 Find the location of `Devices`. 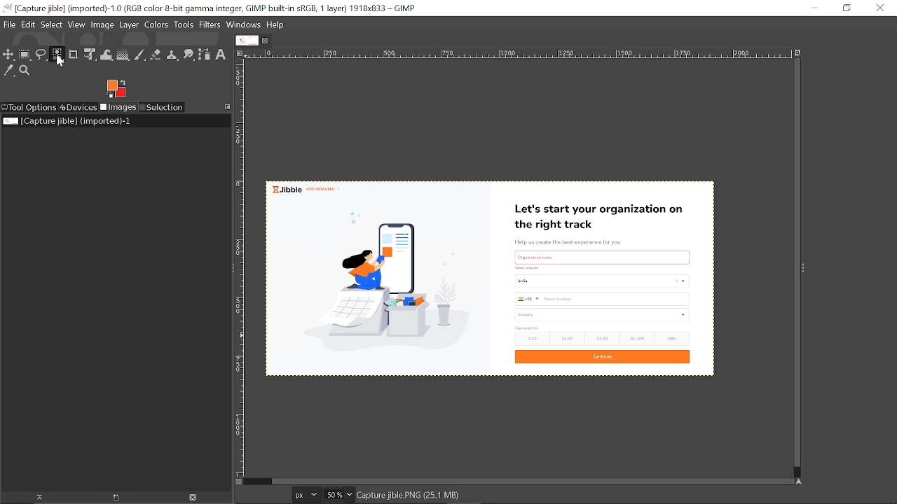

Devices is located at coordinates (78, 108).